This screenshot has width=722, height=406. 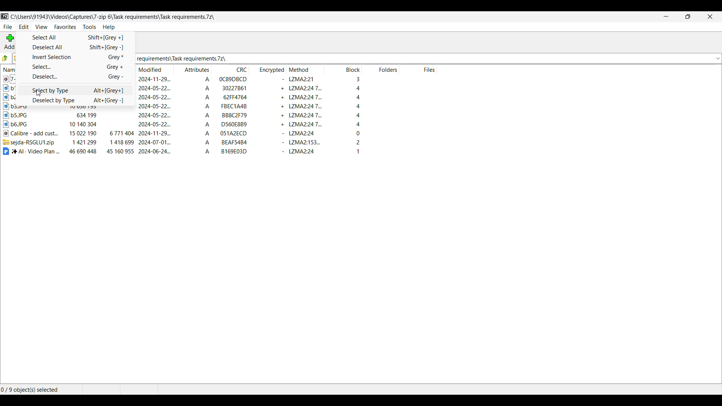 What do you see at coordinates (155, 69) in the screenshot?
I see `Modified column` at bounding box center [155, 69].